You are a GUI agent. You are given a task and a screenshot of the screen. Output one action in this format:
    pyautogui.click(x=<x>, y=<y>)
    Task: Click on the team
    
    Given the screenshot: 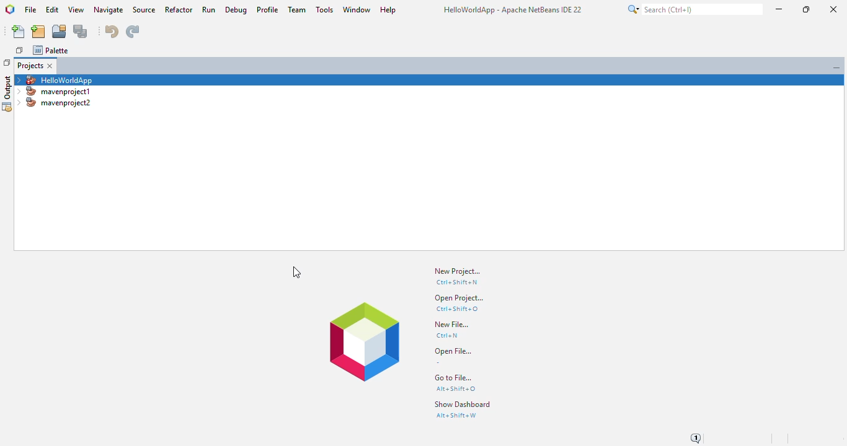 What is the action you would take?
    pyautogui.click(x=298, y=9)
    